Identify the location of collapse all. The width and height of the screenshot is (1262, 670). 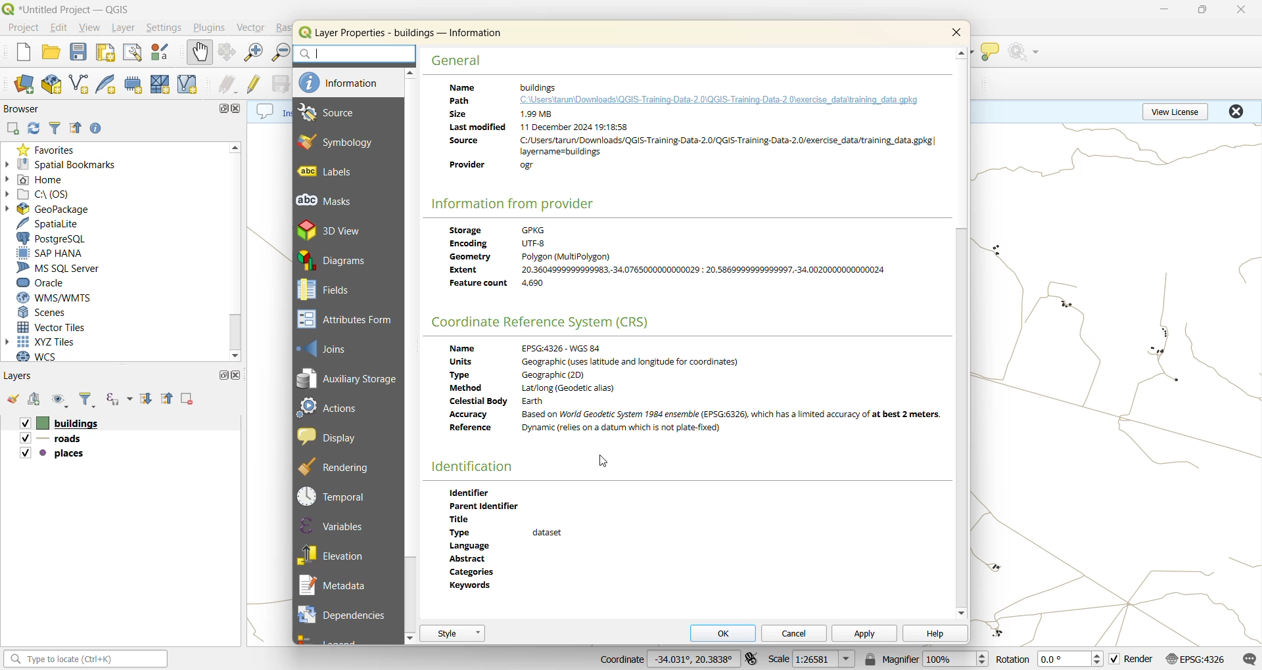
(79, 129).